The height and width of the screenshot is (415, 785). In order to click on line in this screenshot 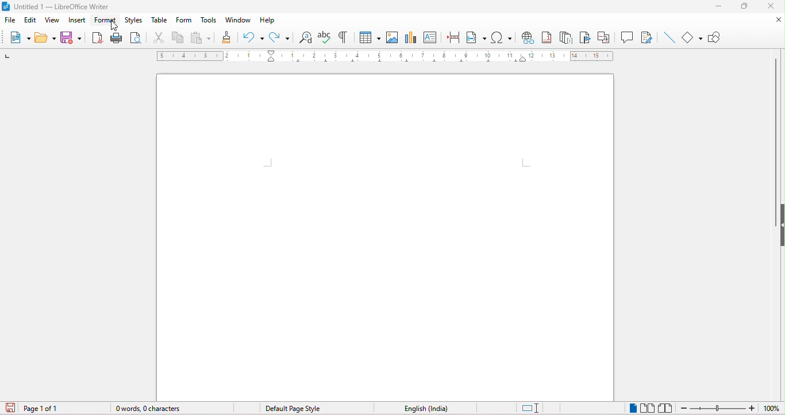, I will do `click(668, 37)`.